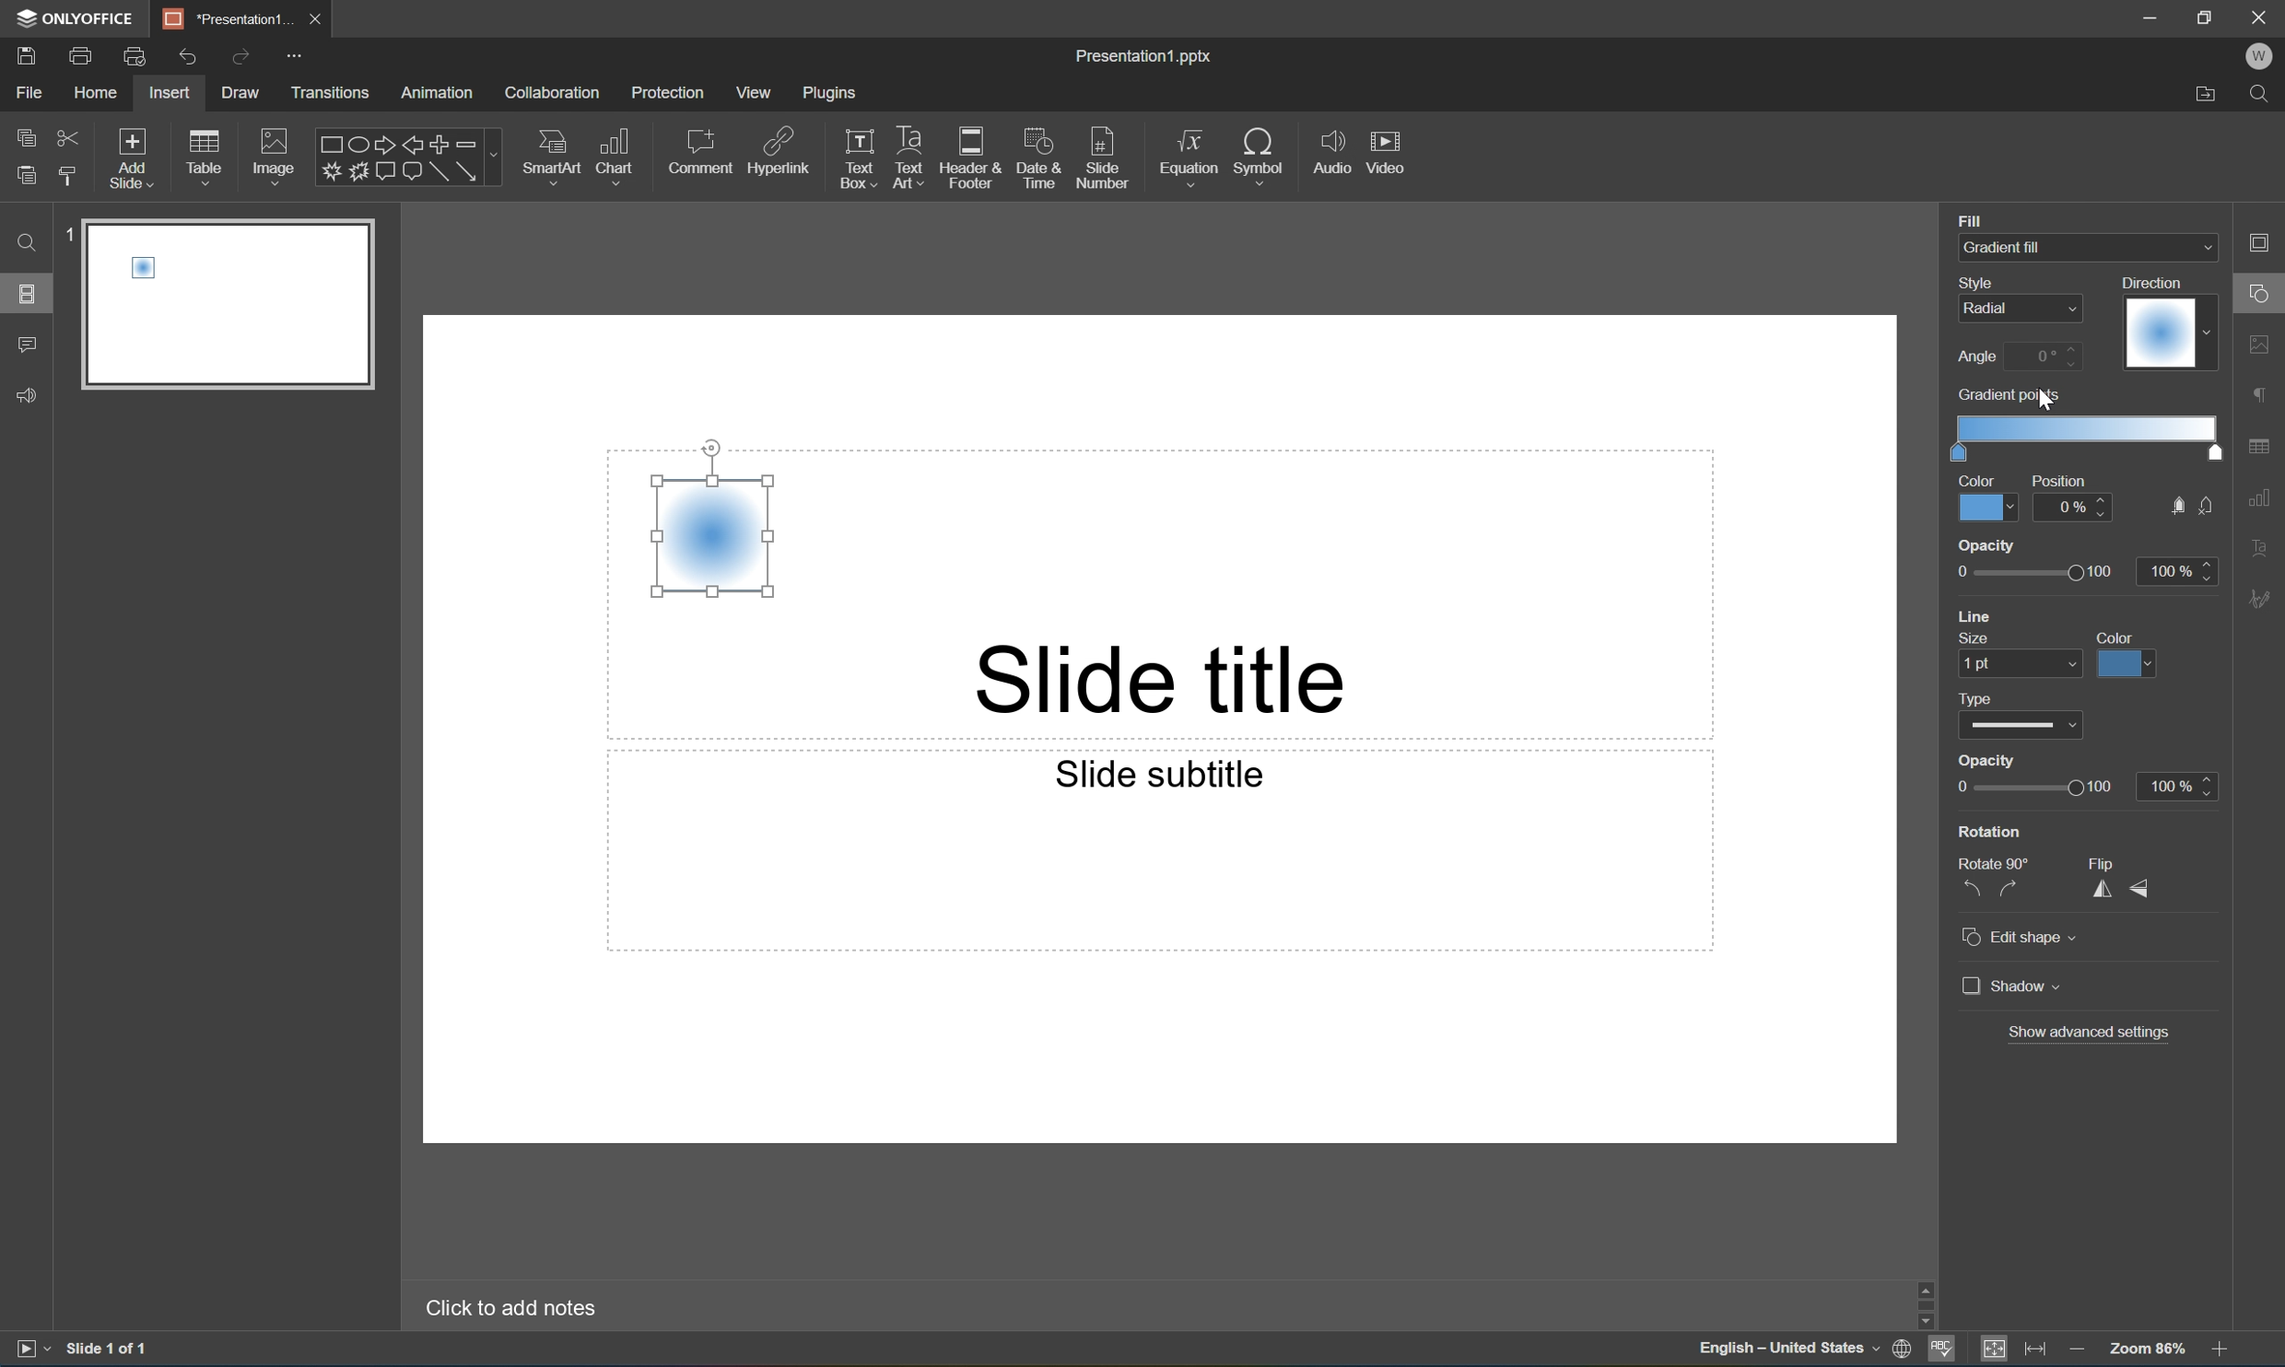  Describe the element at coordinates (411, 173) in the screenshot. I see `` at that location.